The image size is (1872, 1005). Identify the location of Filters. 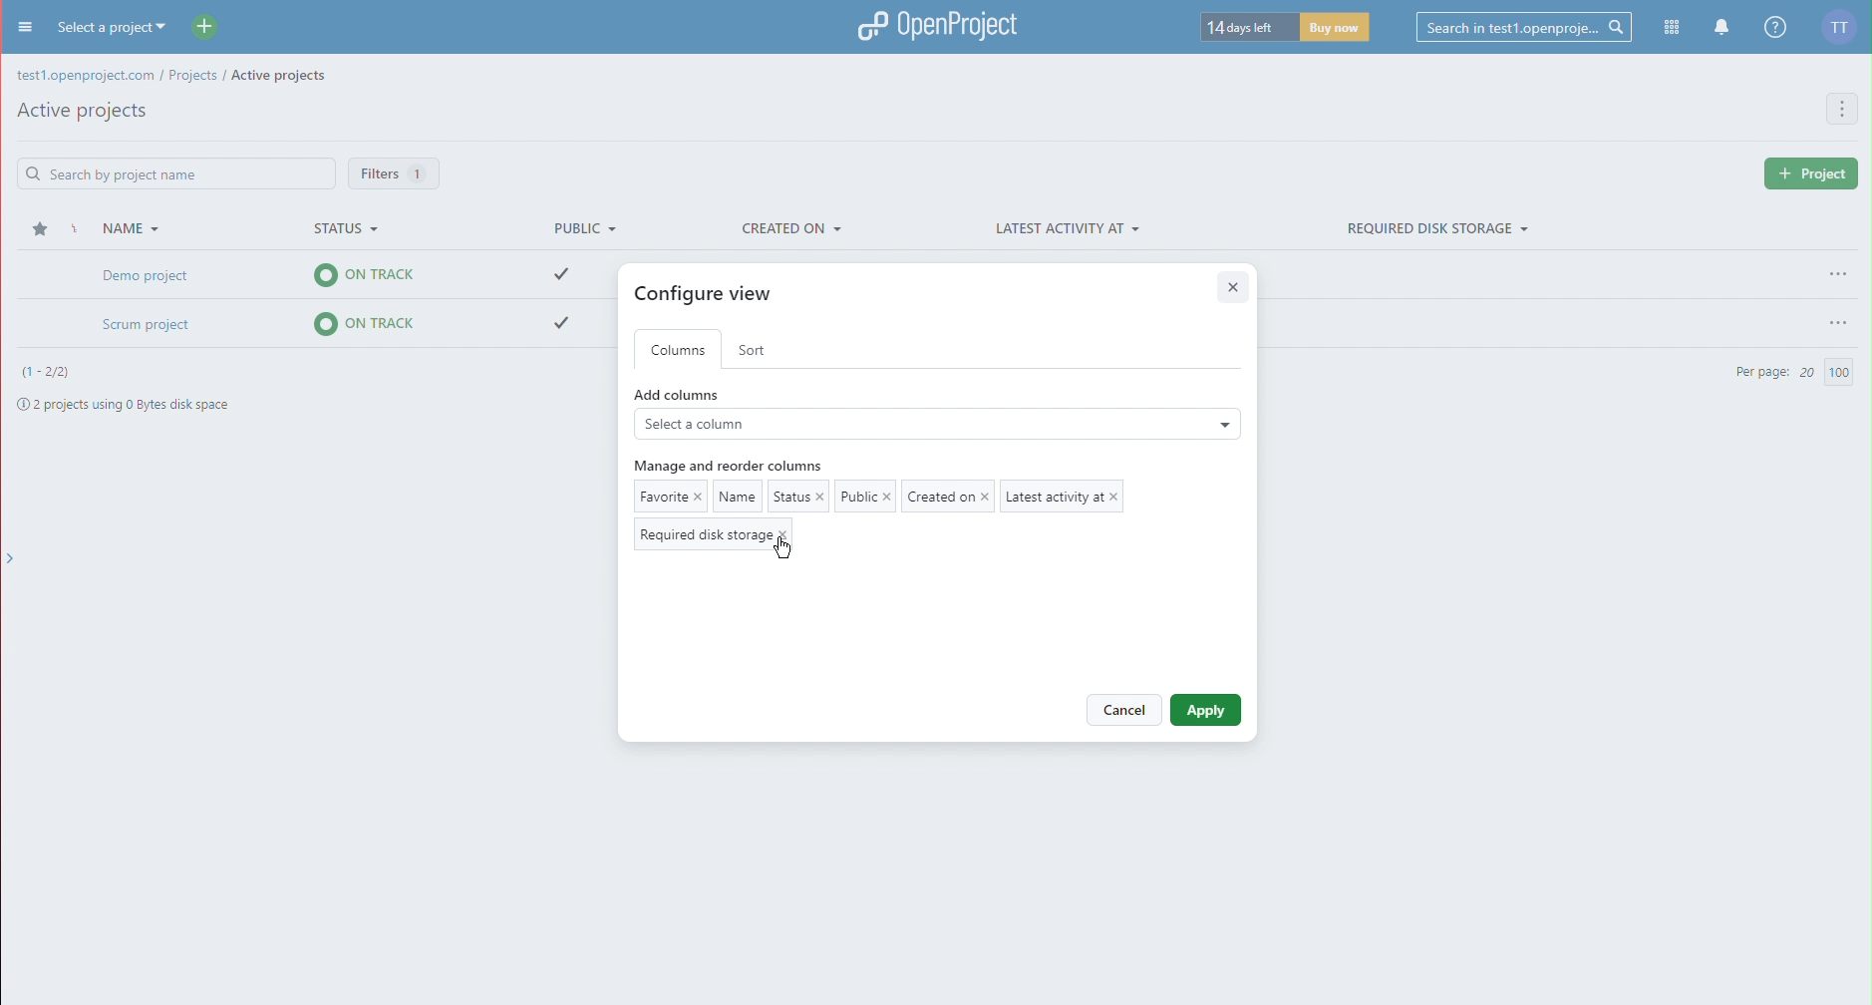
(394, 170).